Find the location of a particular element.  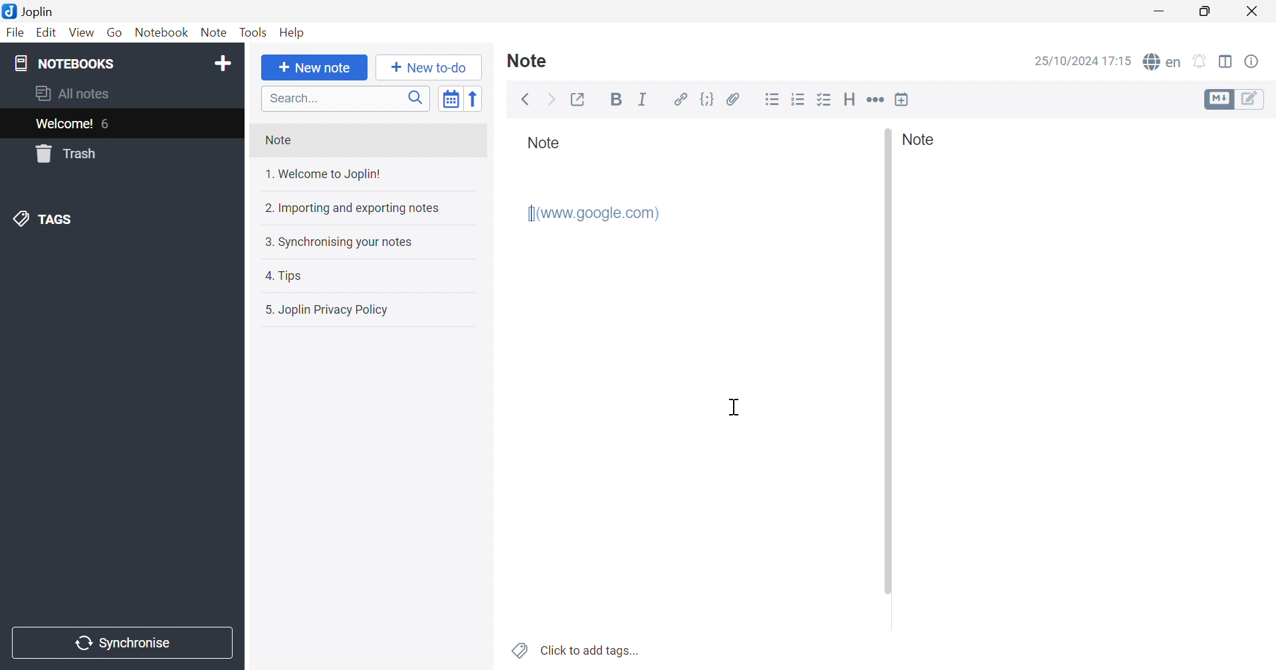

2. Importing and exporting notes is located at coordinates (366, 208).